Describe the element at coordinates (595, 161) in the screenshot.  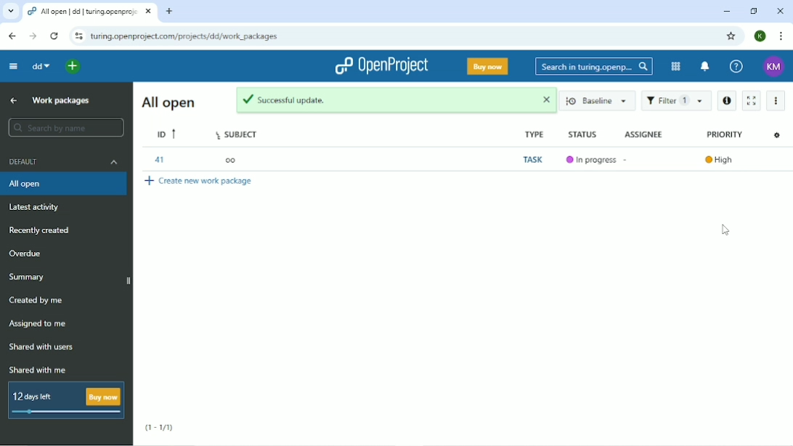
I see `In progress` at that location.